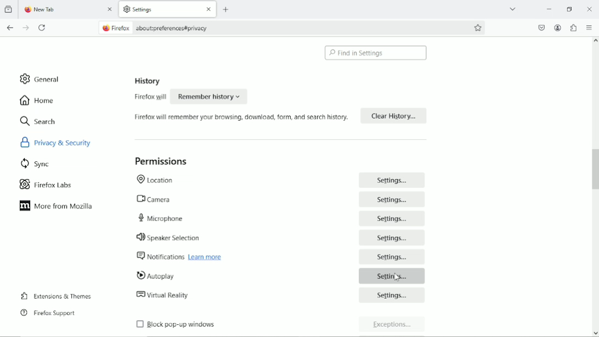 The height and width of the screenshot is (337, 599). I want to click on search, so click(38, 121).